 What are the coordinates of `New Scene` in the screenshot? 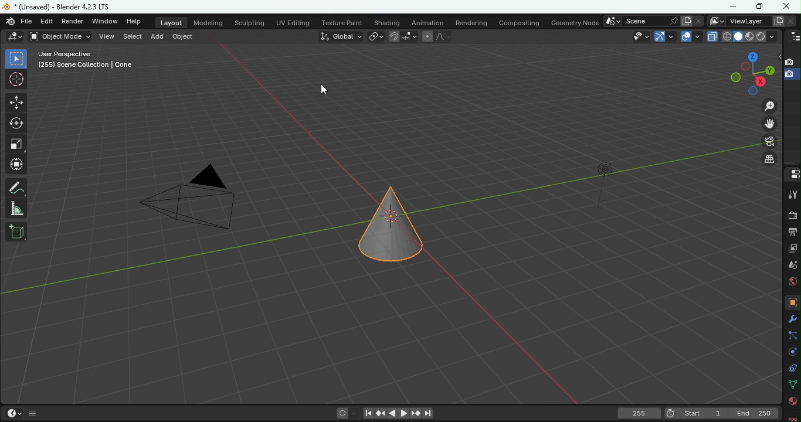 It's located at (686, 21).